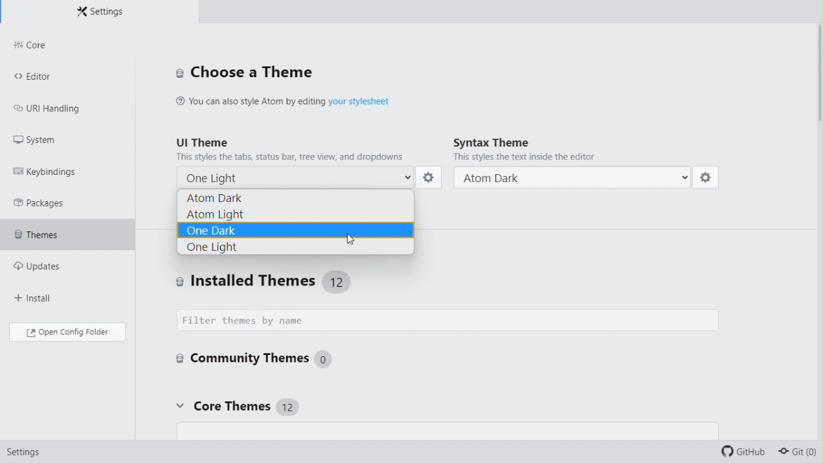 The image size is (823, 463). I want to click on Core themes, so click(235, 406).